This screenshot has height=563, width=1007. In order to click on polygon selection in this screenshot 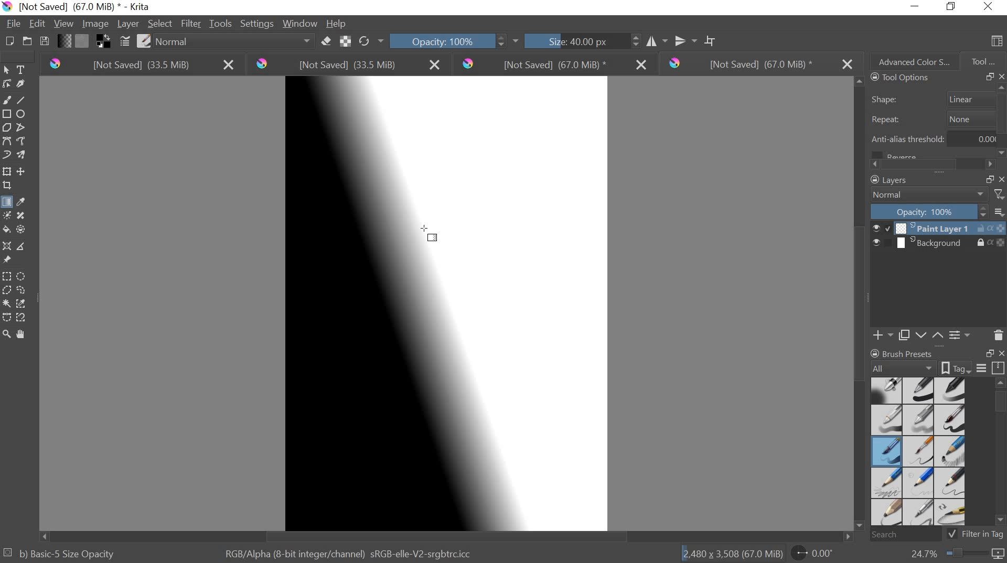, I will do `click(6, 290)`.